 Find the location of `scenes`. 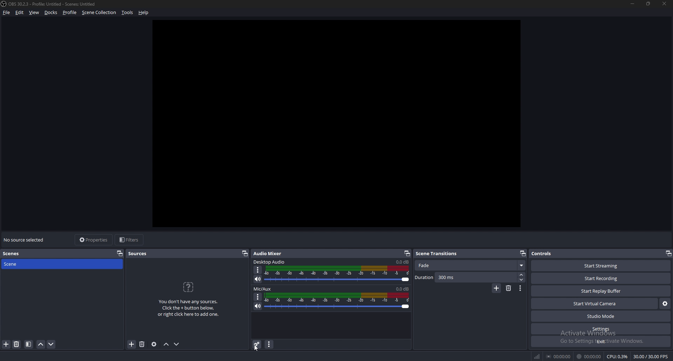

scenes is located at coordinates (18, 253).